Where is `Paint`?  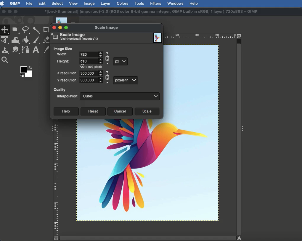 Paint is located at coordinates (37, 40).